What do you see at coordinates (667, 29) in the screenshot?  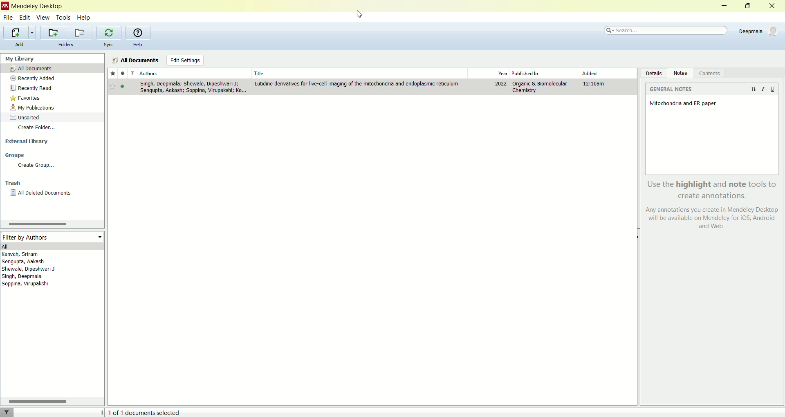 I see `search` at bounding box center [667, 29].